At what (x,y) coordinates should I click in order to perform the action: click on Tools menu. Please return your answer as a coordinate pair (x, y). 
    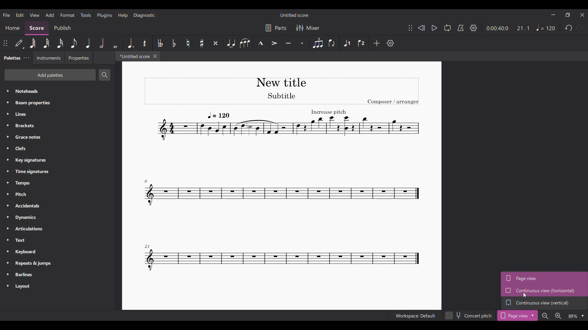
    Looking at the image, I should click on (86, 15).